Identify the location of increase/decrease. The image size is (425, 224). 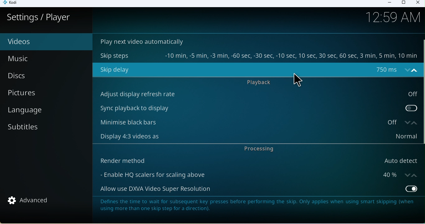
(409, 70).